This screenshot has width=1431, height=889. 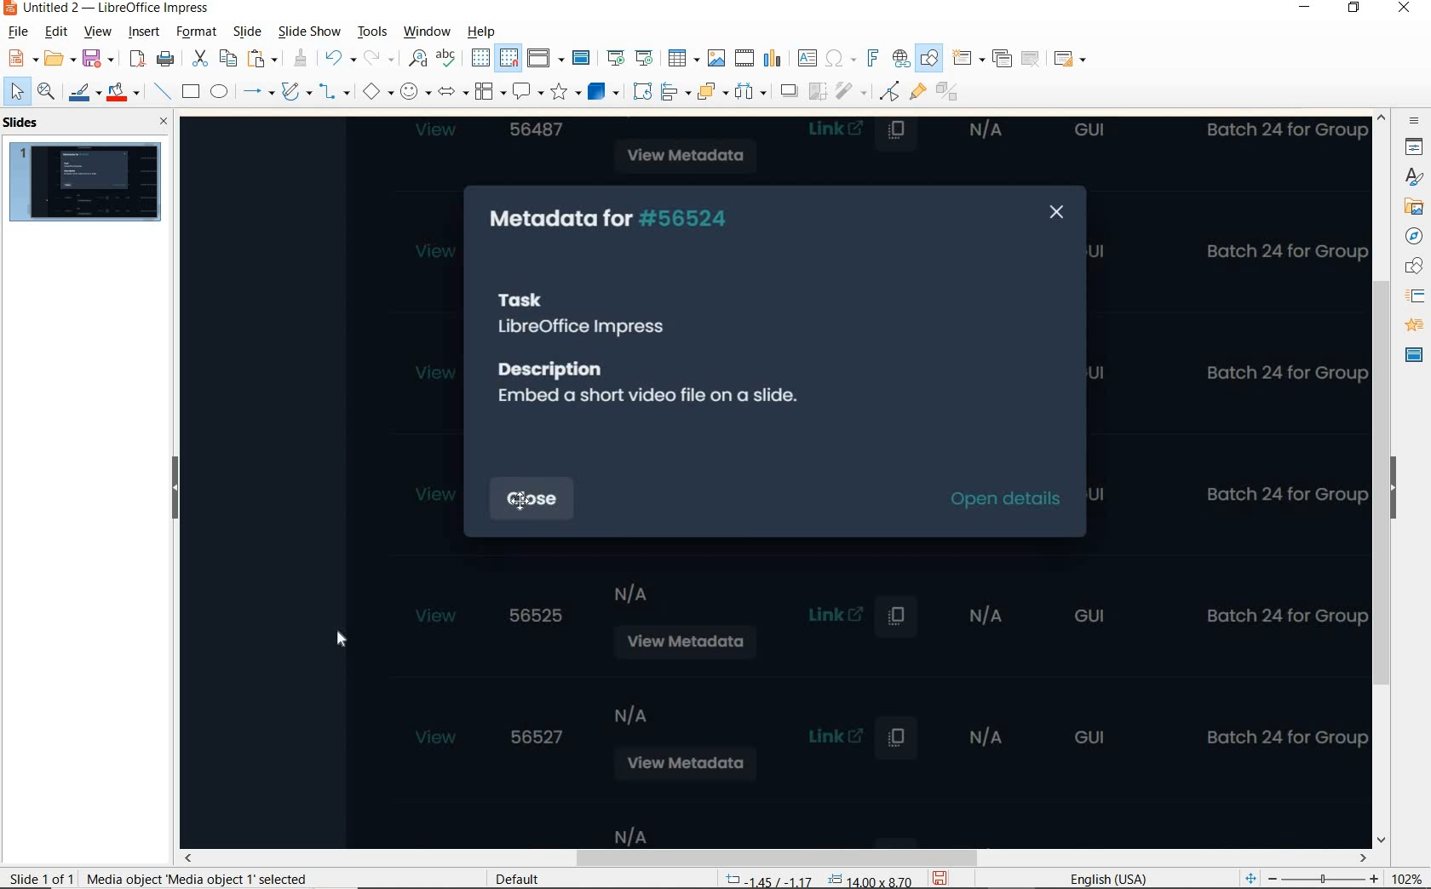 What do you see at coordinates (564, 94) in the screenshot?
I see `STARS AND BANNERS` at bounding box center [564, 94].